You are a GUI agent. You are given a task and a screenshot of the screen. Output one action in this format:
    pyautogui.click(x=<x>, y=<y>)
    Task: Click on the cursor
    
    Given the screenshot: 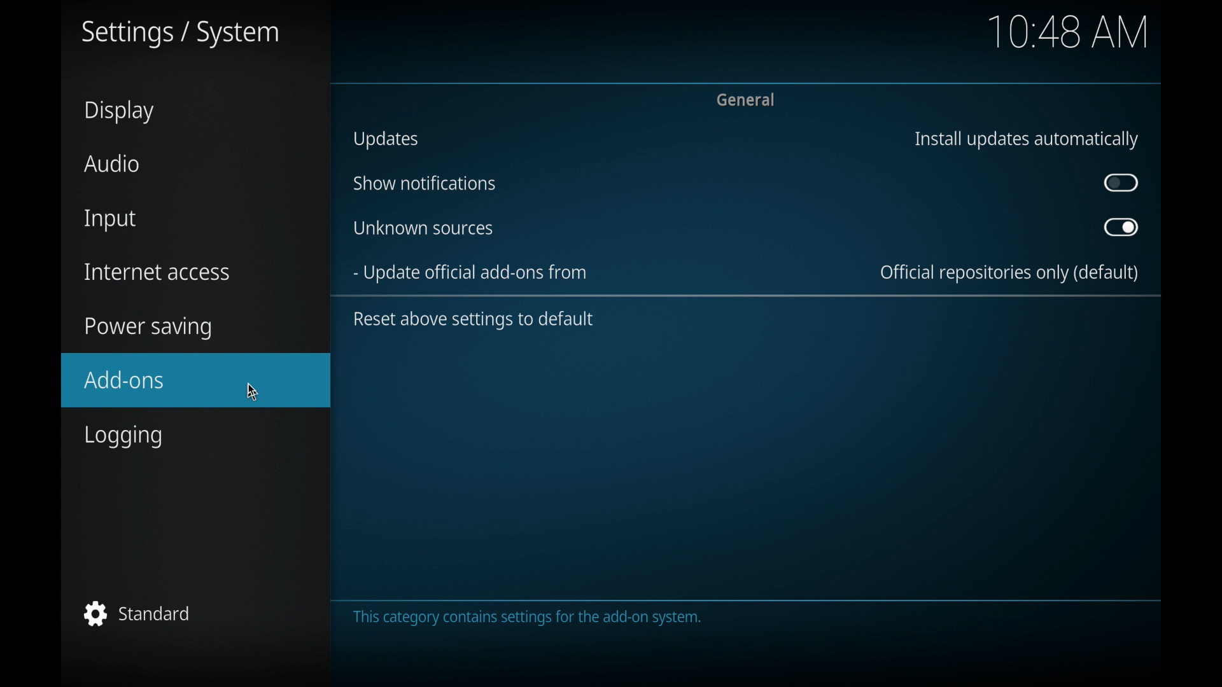 What is the action you would take?
    pyautogui.click(x=253, y=392)
    